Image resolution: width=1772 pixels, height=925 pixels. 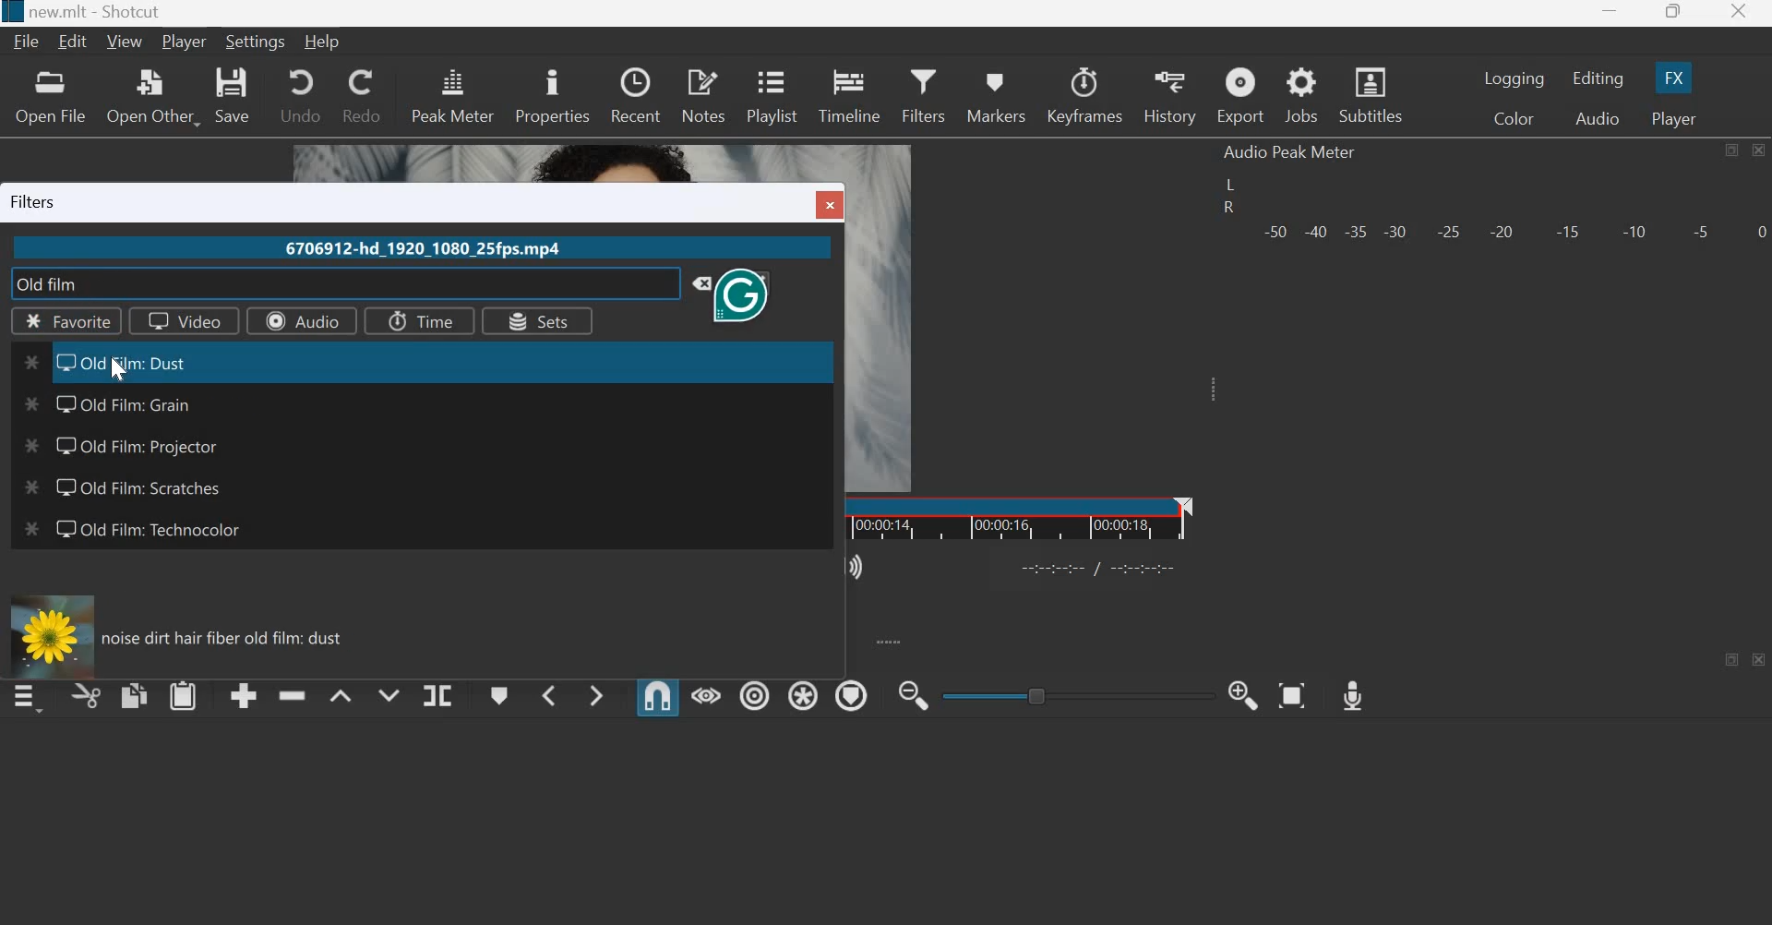 What do you see at coordinates (851, 695) in the screenshot?
I see `Ripple Markers` at bounding box center [851, 695].